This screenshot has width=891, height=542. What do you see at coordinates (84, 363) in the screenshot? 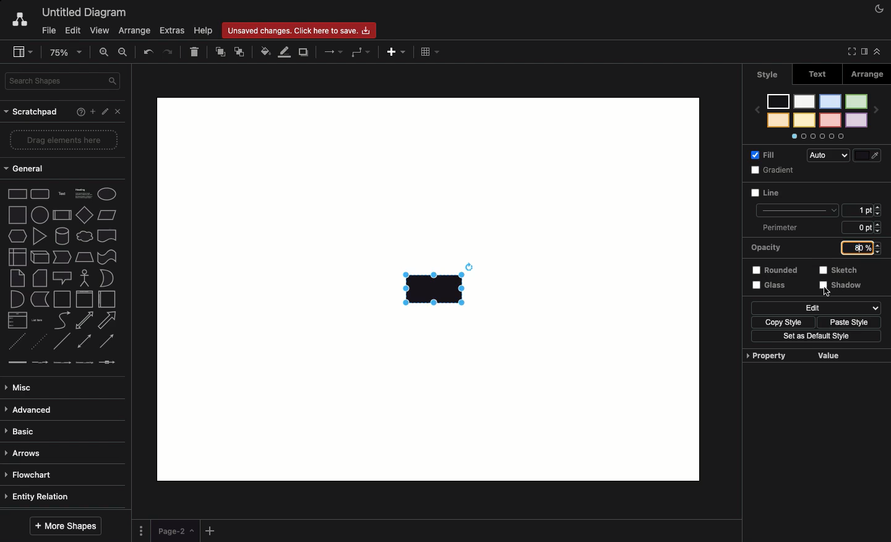
I see `connector with 3 labels` at bounding box center [84, 363].